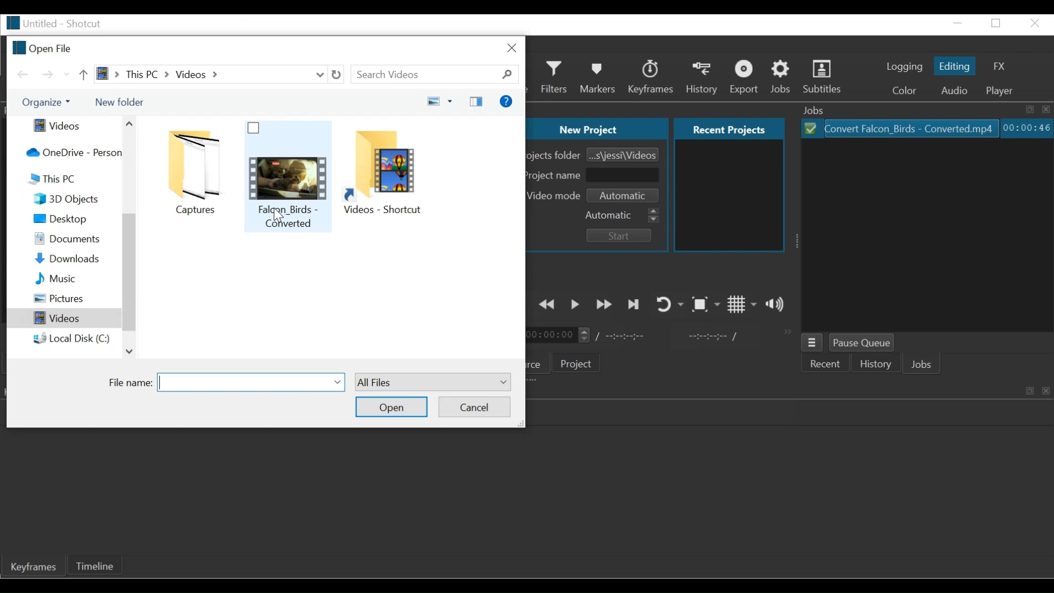 This screenshot has width=1054, height=593. I want to click on This PC, so click(71, 179).